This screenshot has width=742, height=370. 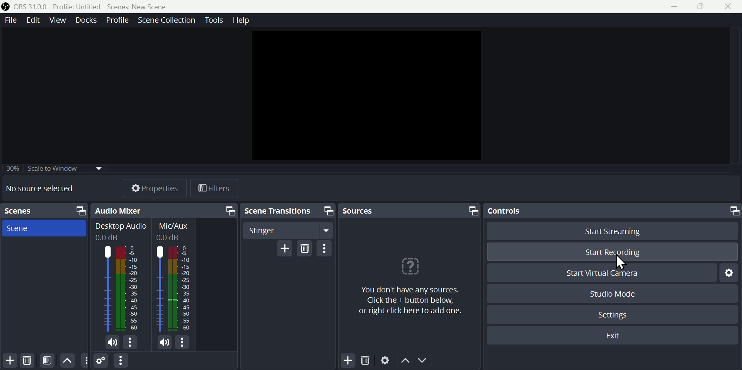 What do you see at coordinates (506, 211) in the screenshot?
I see `Controls` at bounding box center [506, 211].